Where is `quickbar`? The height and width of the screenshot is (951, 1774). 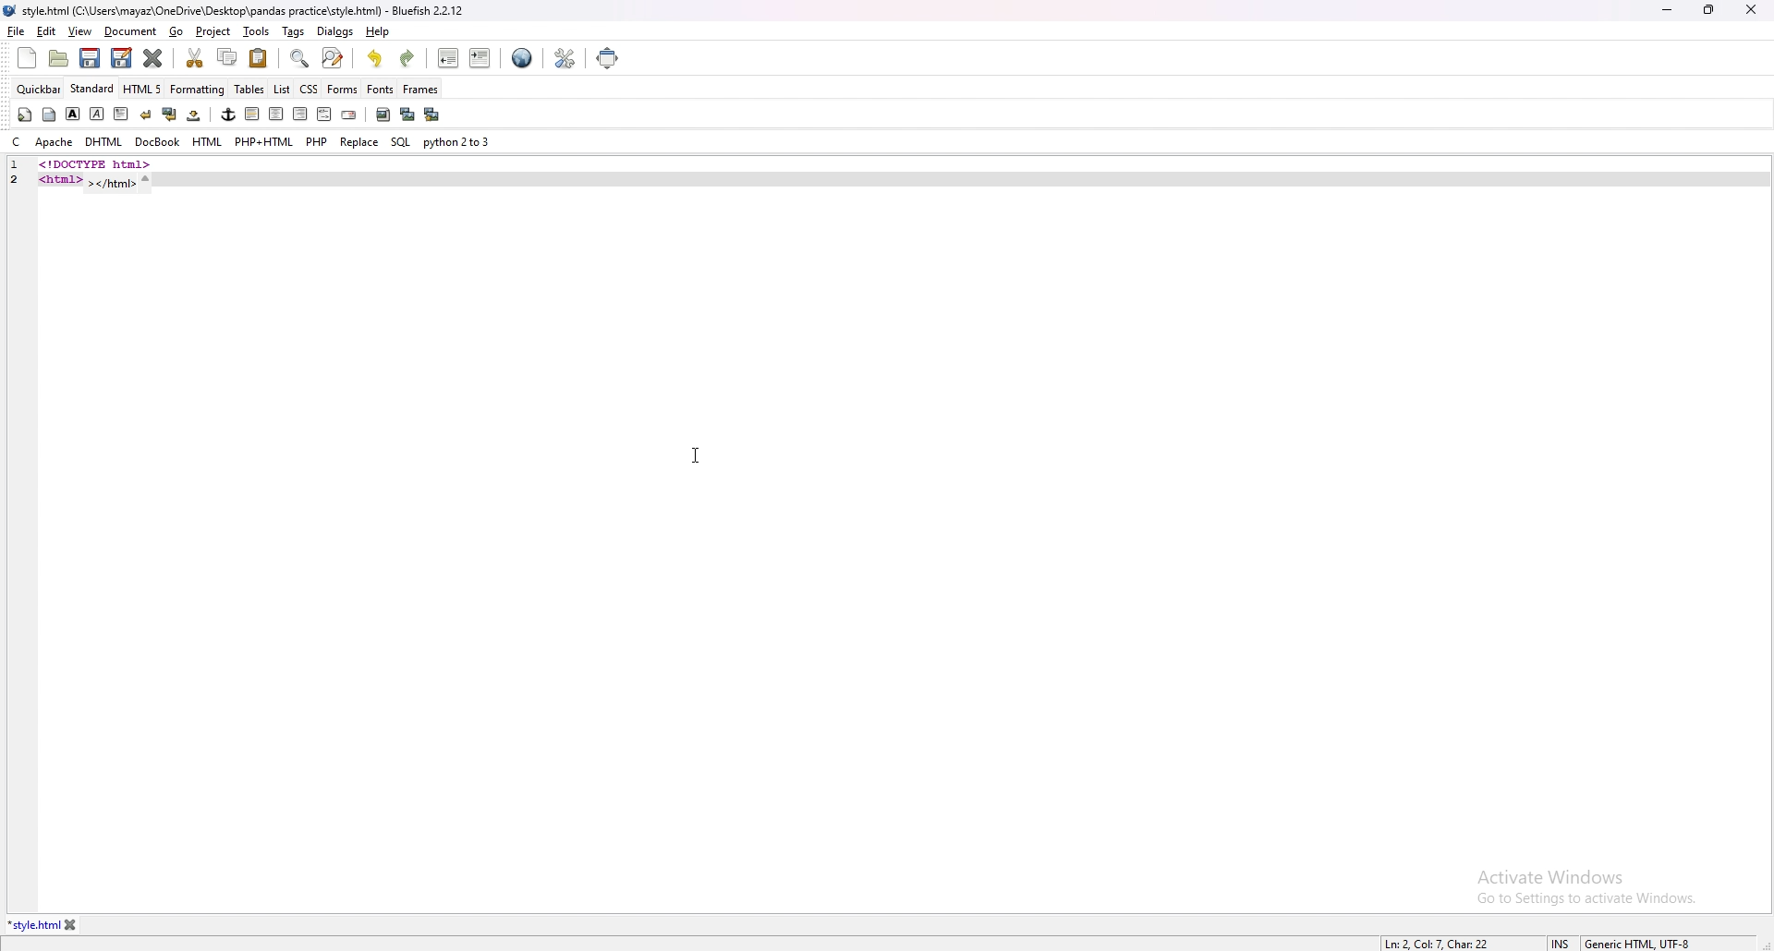
quickbar is located at coordinates (40, 89).